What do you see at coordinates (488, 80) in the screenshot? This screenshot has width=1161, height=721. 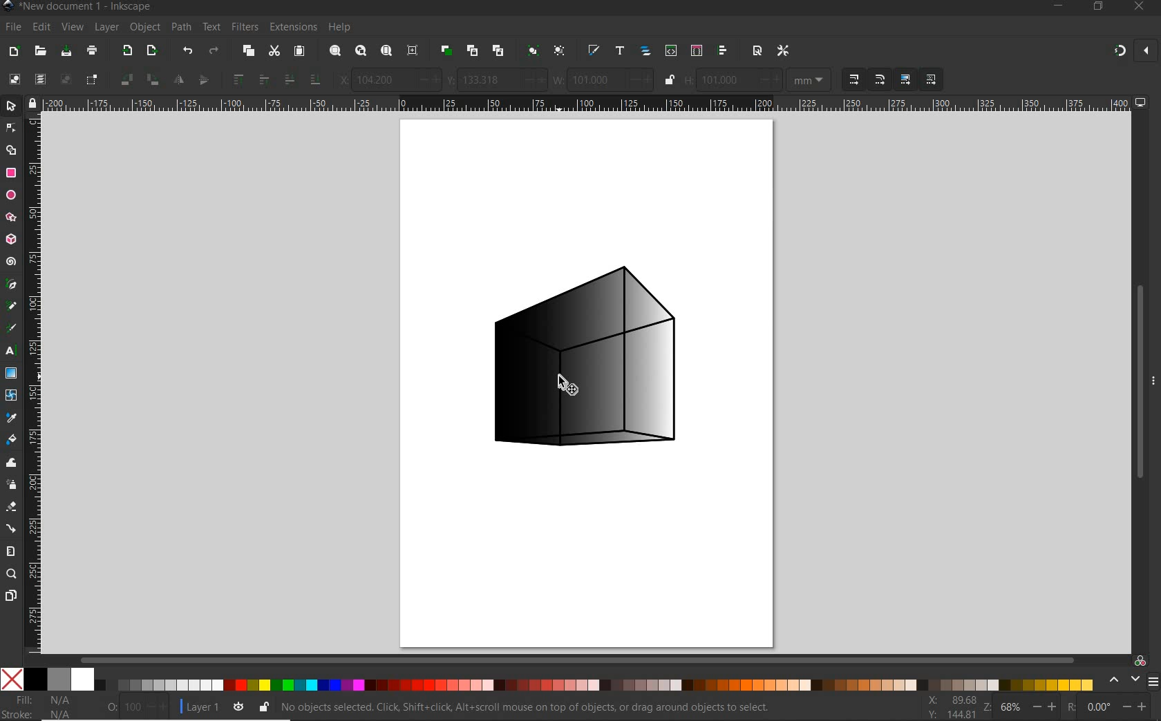 I see `133` at bounding box center [488, 80].